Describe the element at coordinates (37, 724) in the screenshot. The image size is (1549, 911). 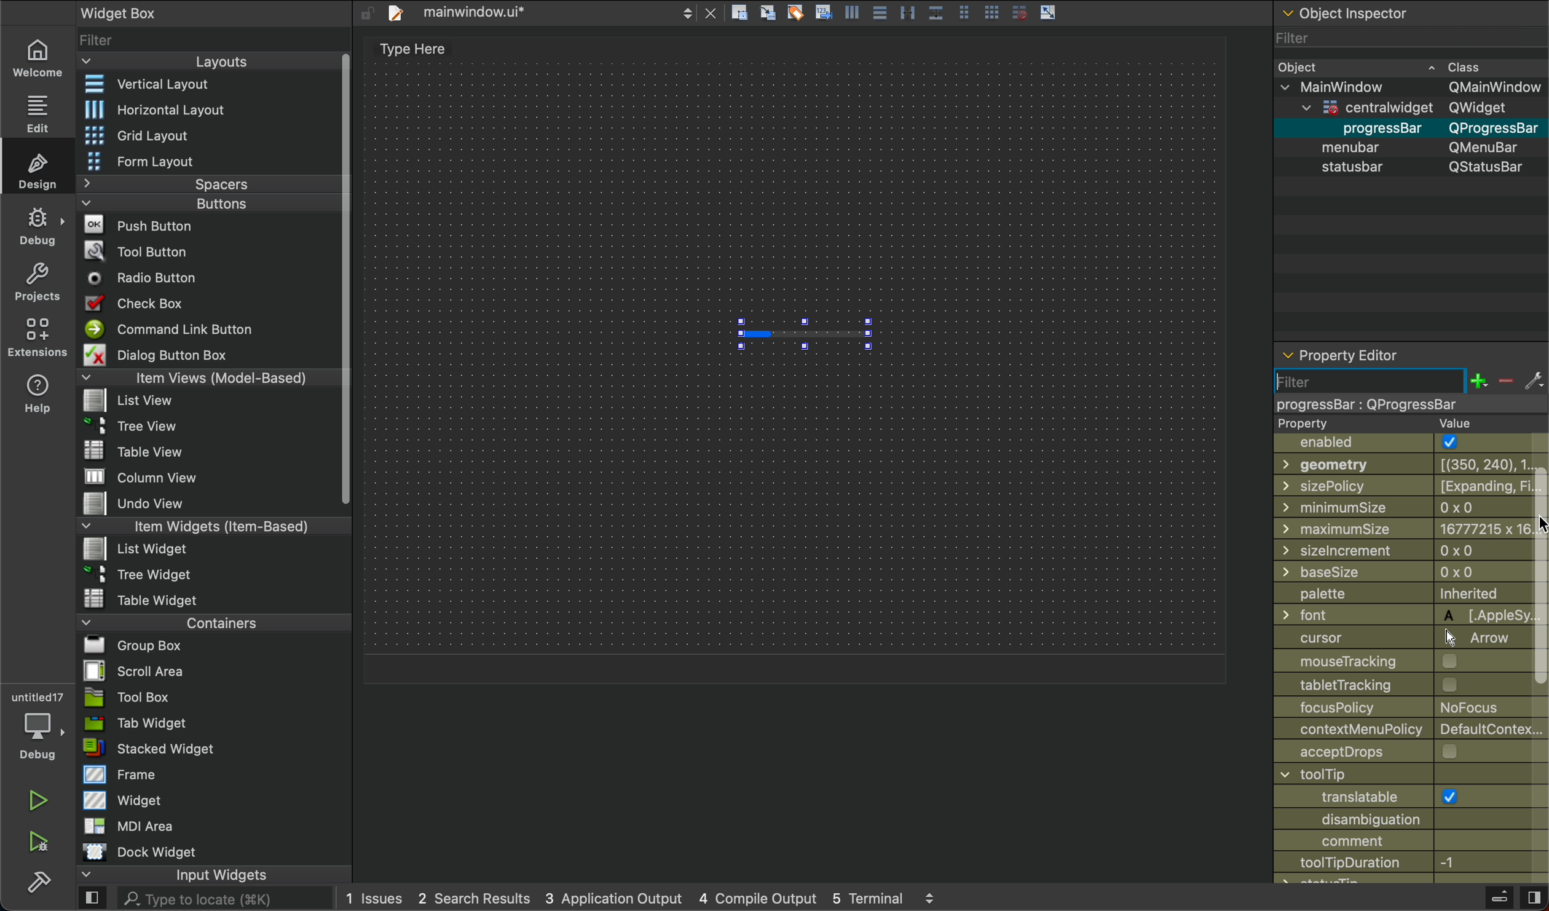
I see `debugger` at that location.